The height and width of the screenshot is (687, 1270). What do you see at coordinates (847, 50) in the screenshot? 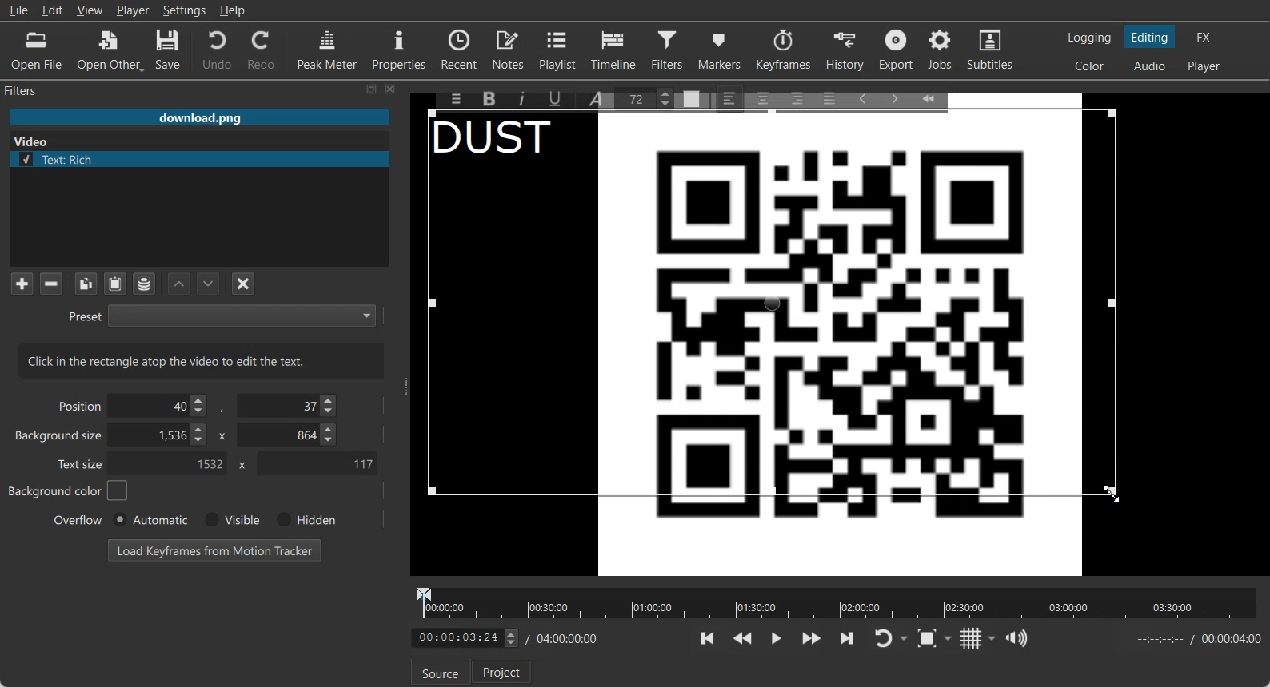
I see `History` at bounding box center [847, 50].